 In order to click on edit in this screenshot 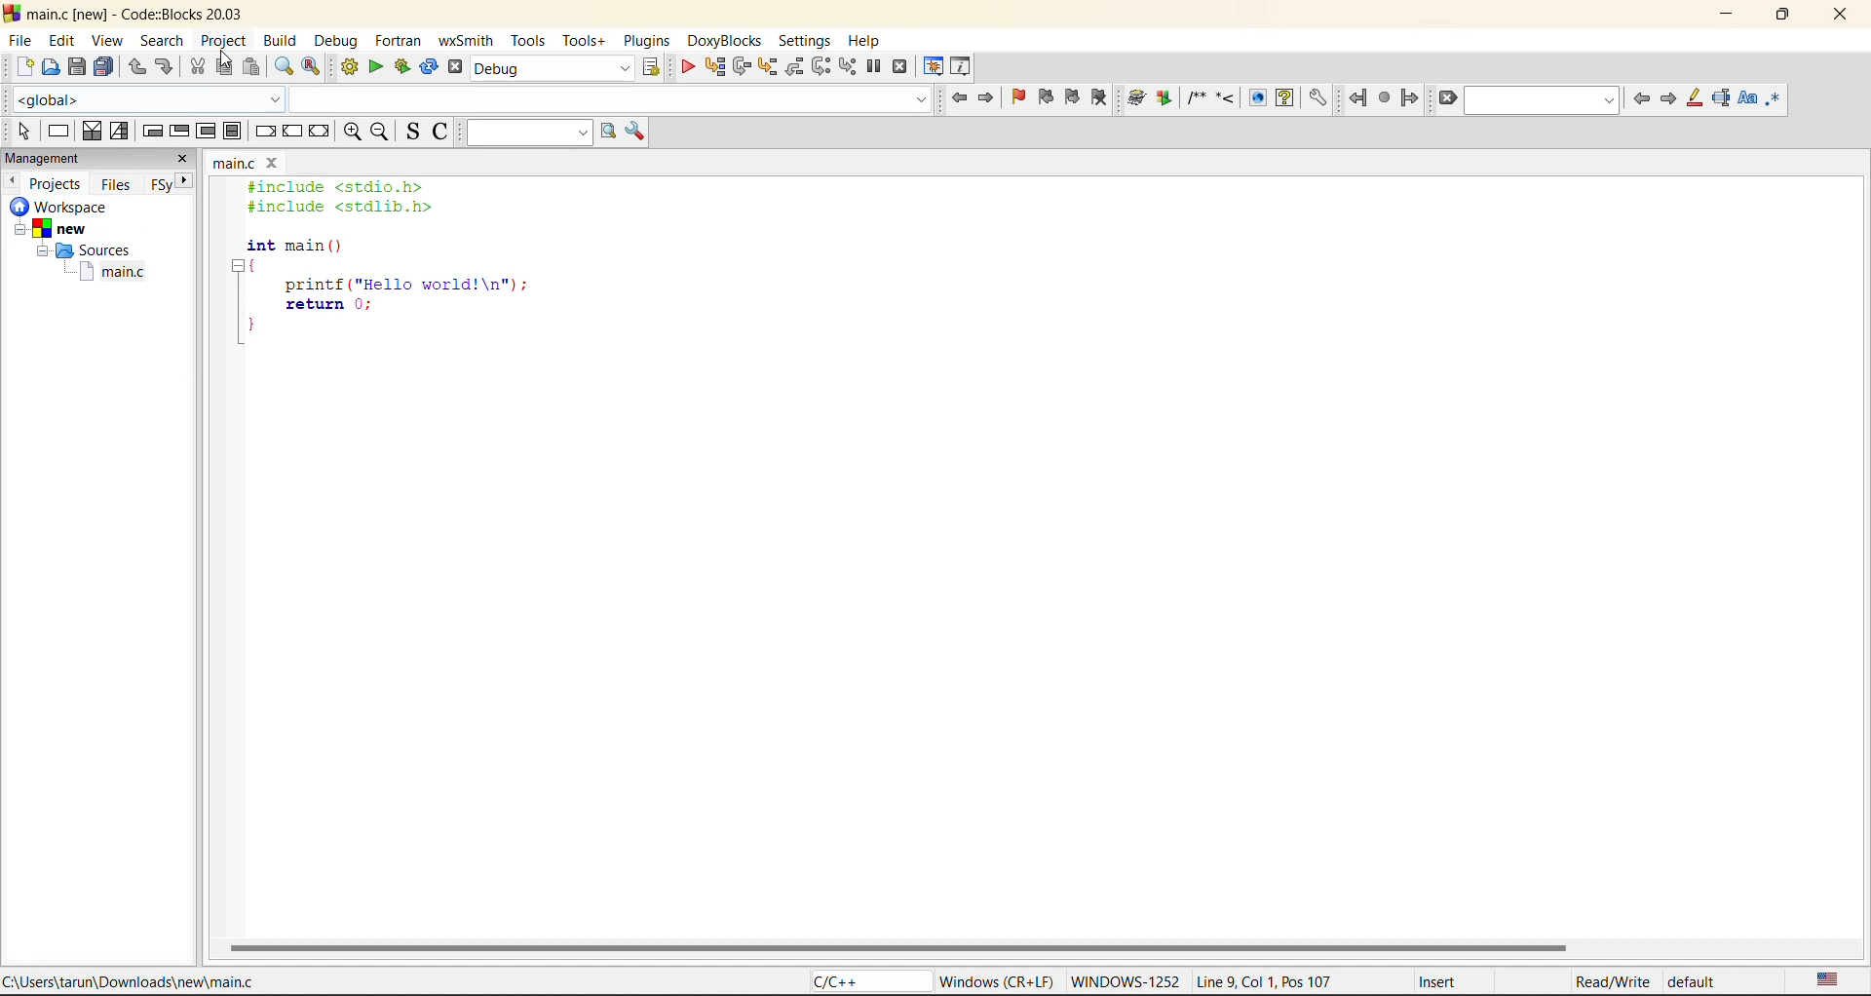, I will do `click(61, 39)`.